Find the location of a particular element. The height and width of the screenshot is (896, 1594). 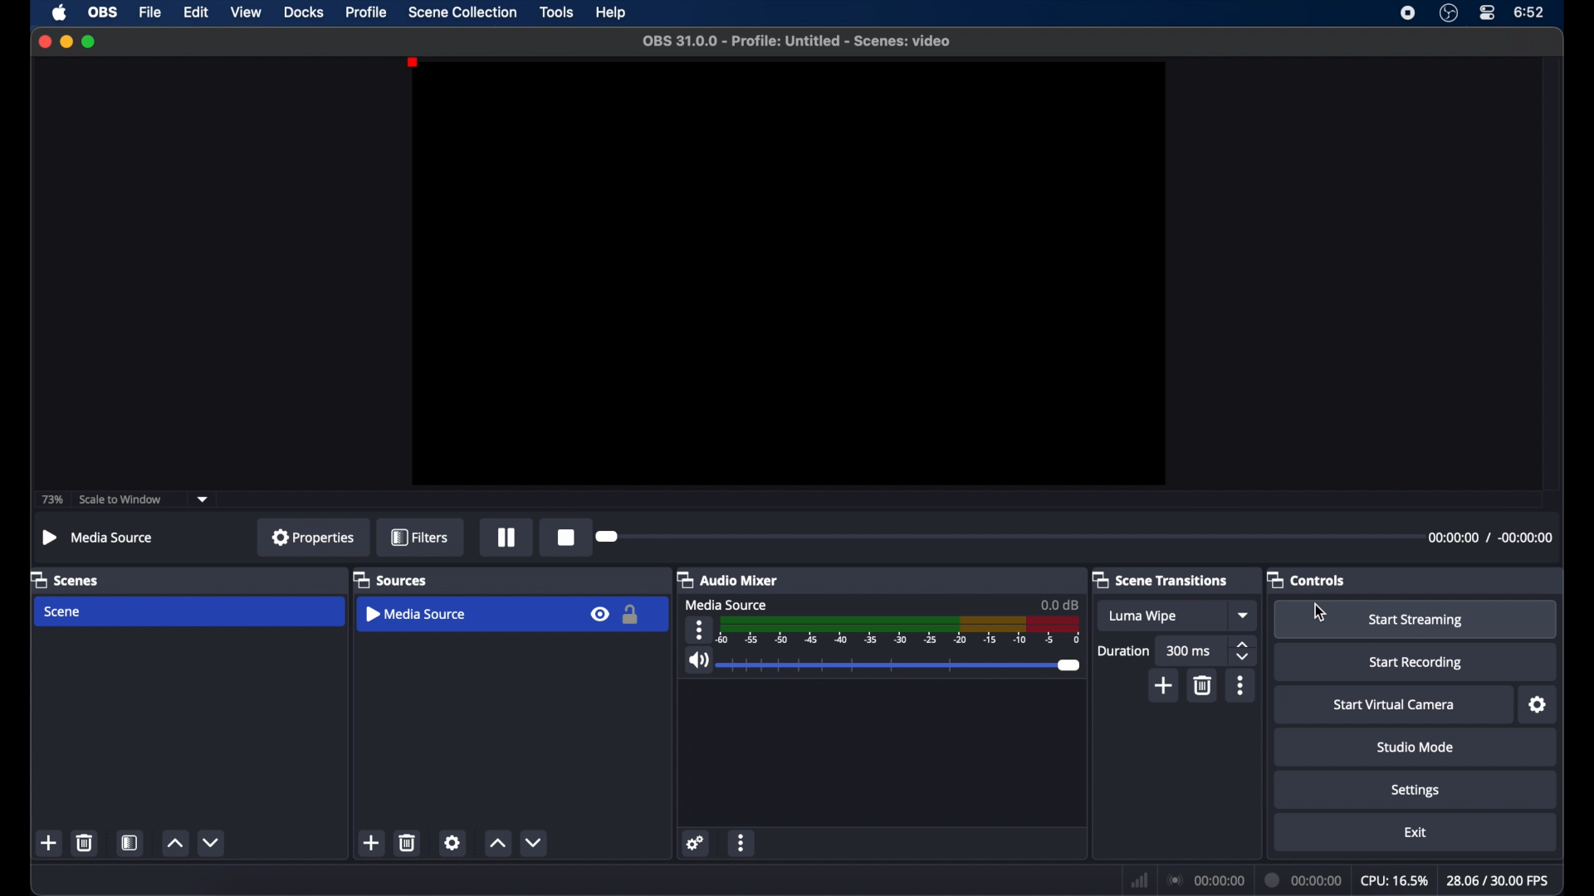

add is located at coordinates (1162, 685).